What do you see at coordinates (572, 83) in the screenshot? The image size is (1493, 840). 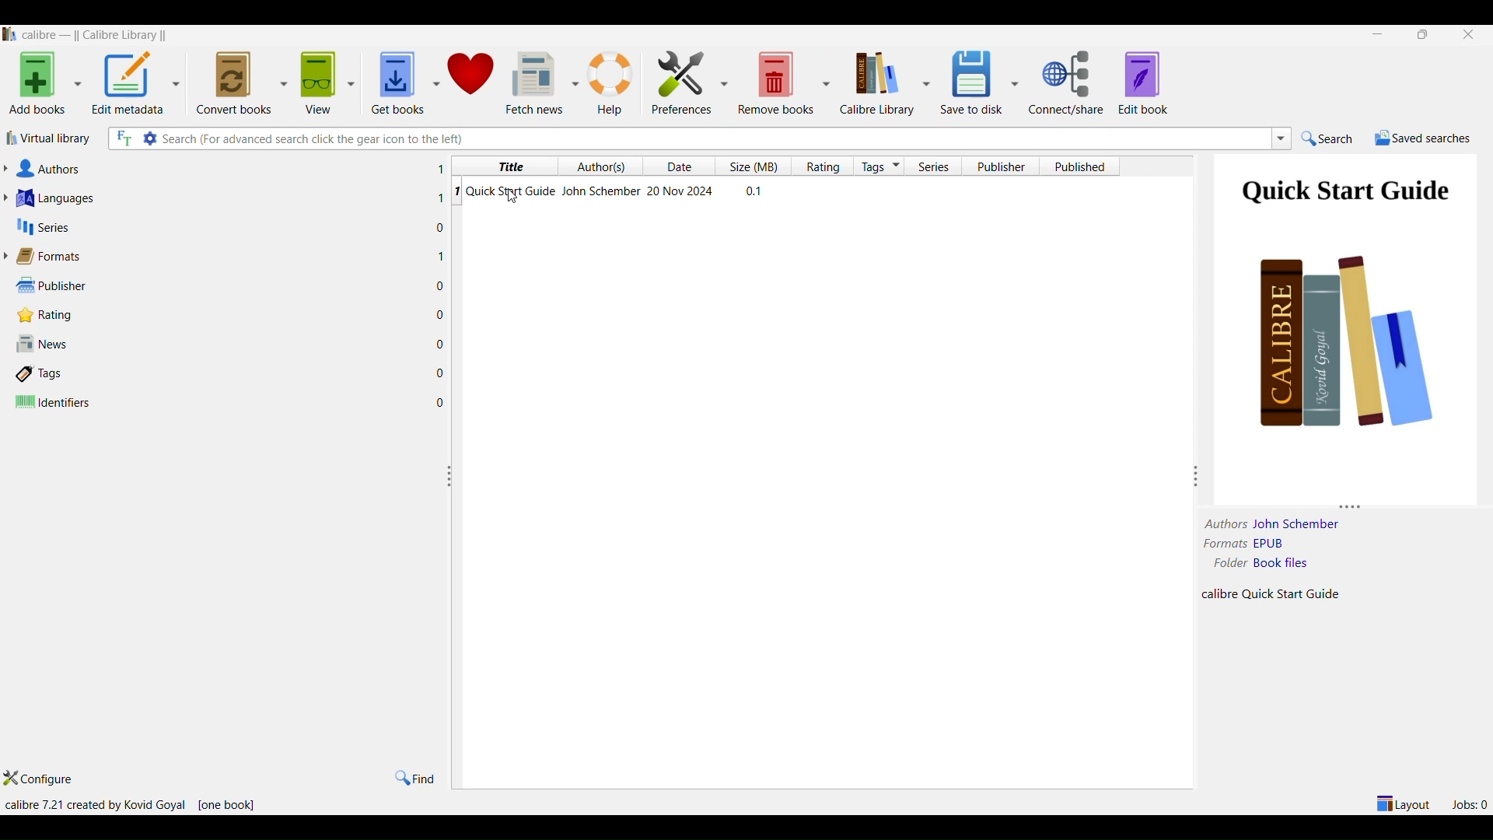 I see `fetch news options dropdown button` at bounding box center [572, 83].